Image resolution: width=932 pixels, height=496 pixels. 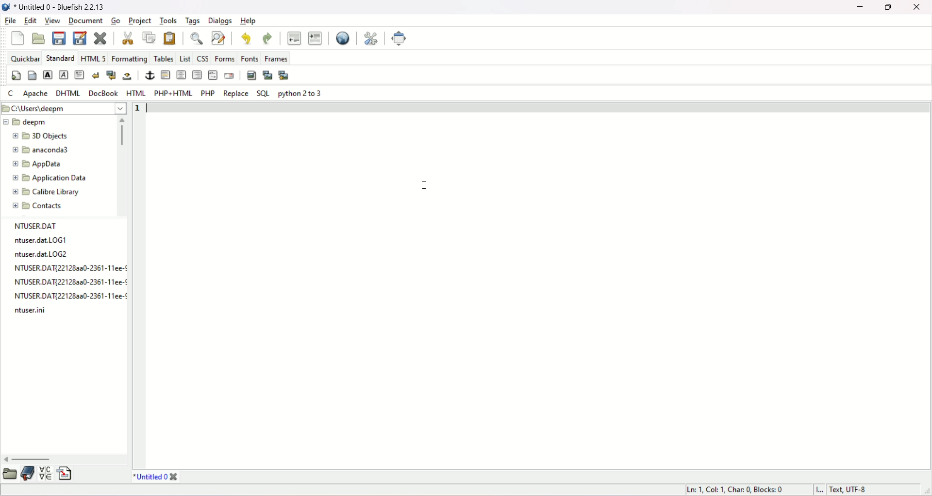 What do you see at coordinates (28, 473) in the screenshot?
I see `bookmarks` at bounding box center [28, 473].